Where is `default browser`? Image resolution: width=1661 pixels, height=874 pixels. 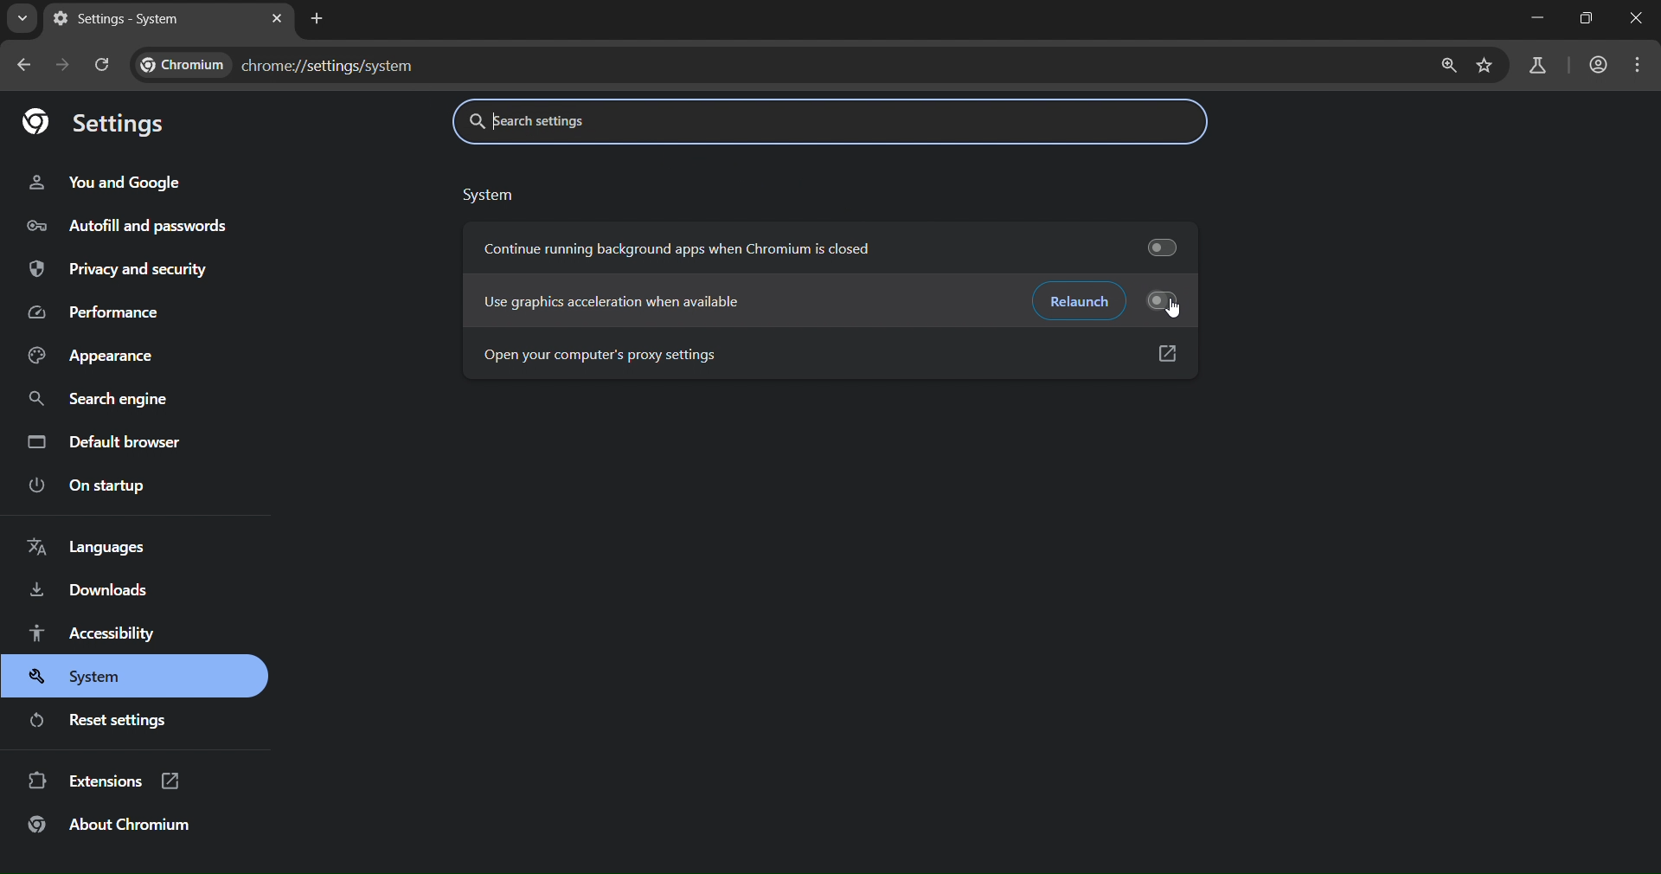 default browser is located at coordinates (123, 440).